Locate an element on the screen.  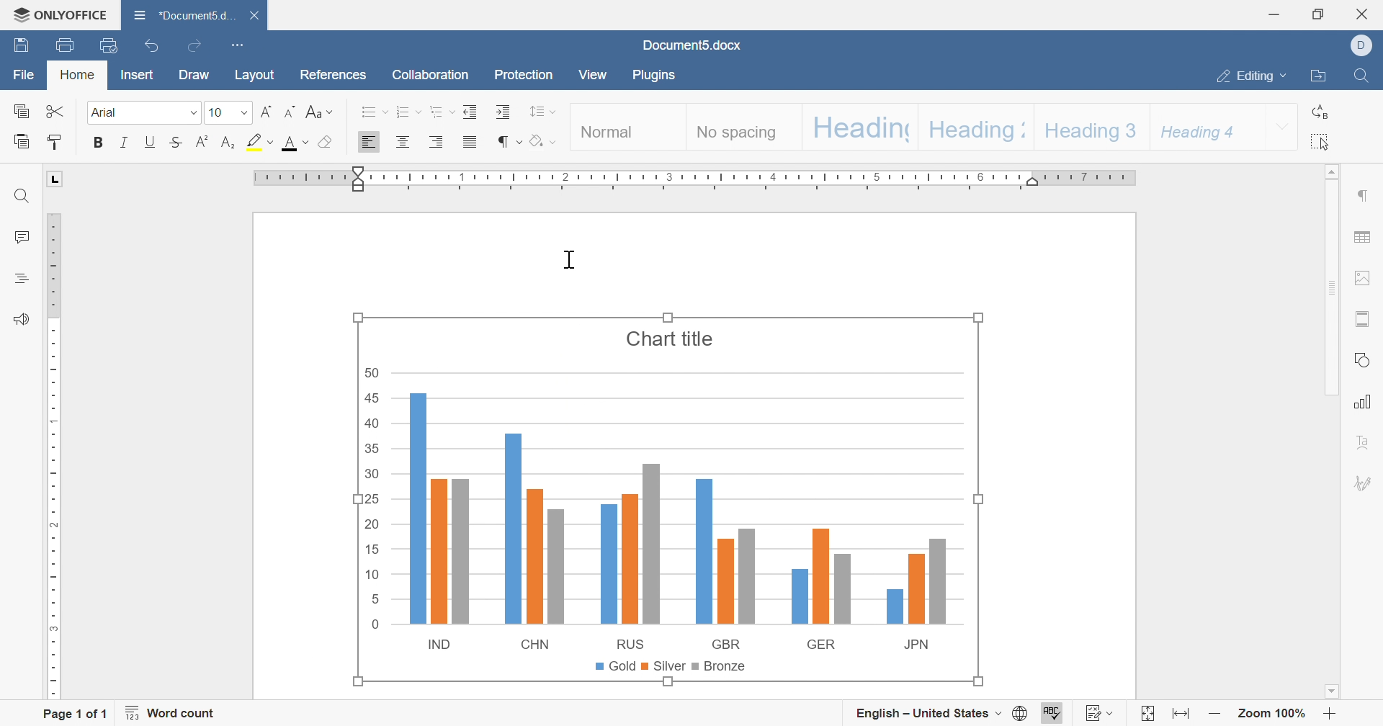
paragraph settings is located at coordinates (1362, 195).